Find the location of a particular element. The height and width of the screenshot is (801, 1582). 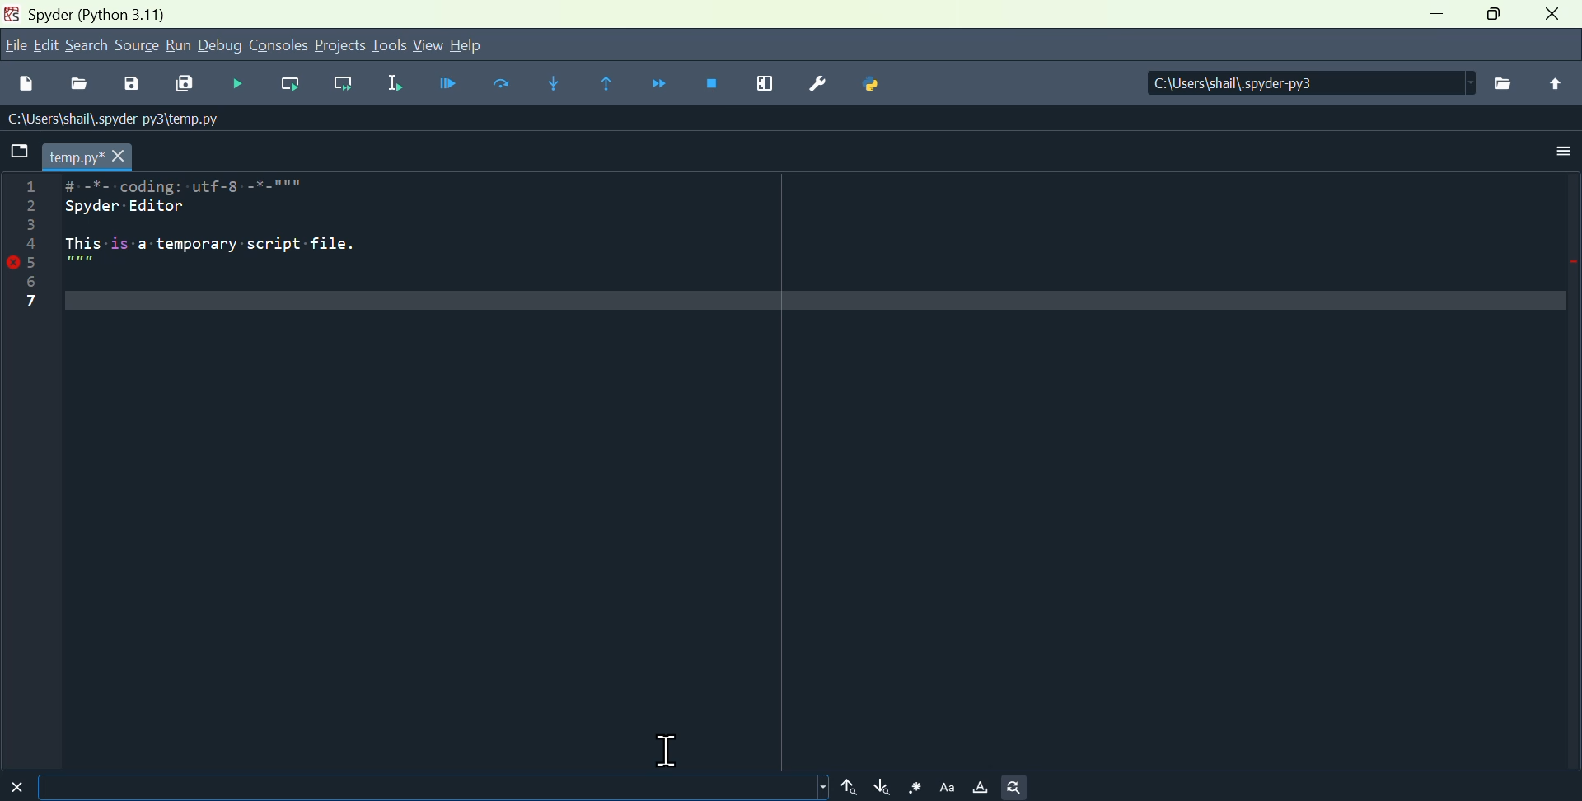

Tools is located at coordinates (390, 47).